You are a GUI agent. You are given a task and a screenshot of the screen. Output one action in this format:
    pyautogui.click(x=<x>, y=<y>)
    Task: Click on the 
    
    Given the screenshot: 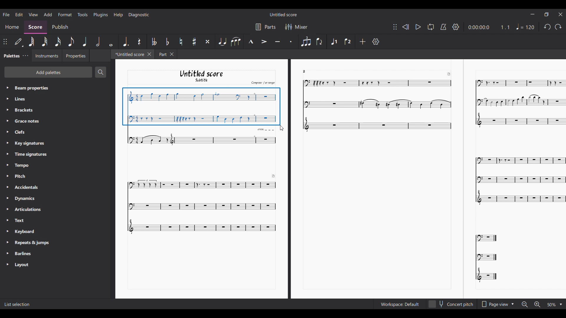 What is the action you would take?
    pyautogui.click(x=520, y=198)
    